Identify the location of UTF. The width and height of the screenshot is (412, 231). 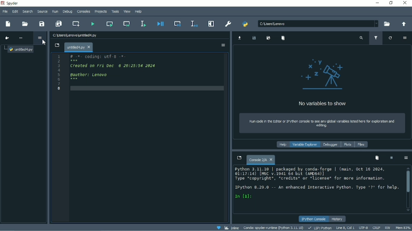
(364, 228).